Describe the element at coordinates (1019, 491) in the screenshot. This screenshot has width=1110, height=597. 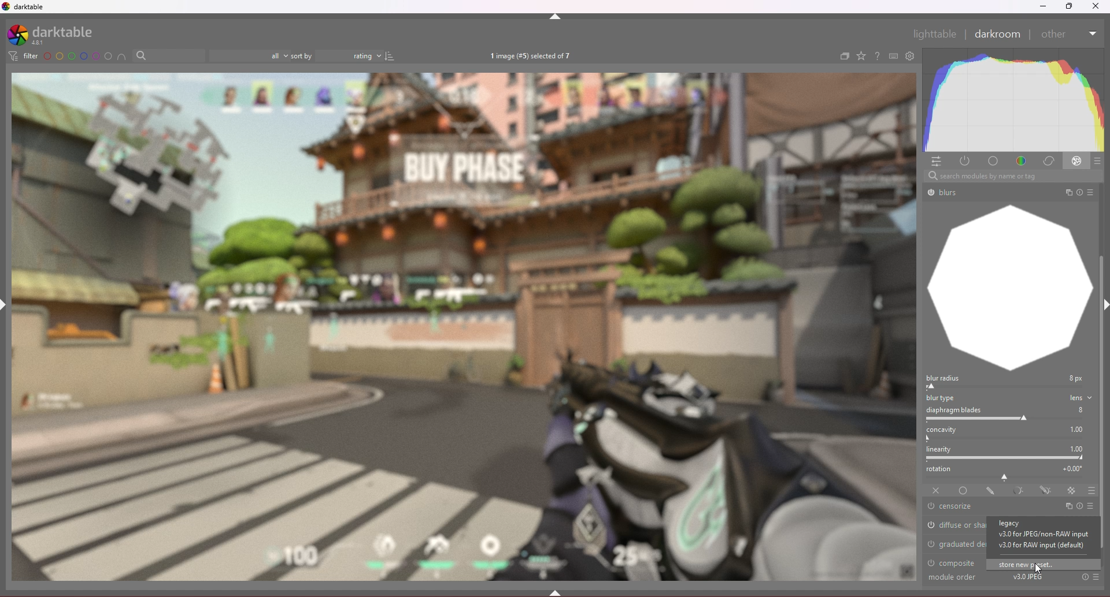
I see `parametric mask` at that location.